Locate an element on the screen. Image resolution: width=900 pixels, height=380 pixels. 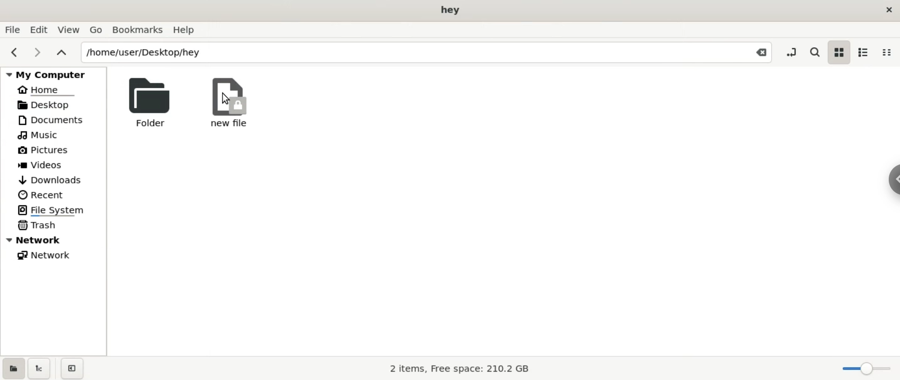
show treeview is located at coordinates (41, 369).